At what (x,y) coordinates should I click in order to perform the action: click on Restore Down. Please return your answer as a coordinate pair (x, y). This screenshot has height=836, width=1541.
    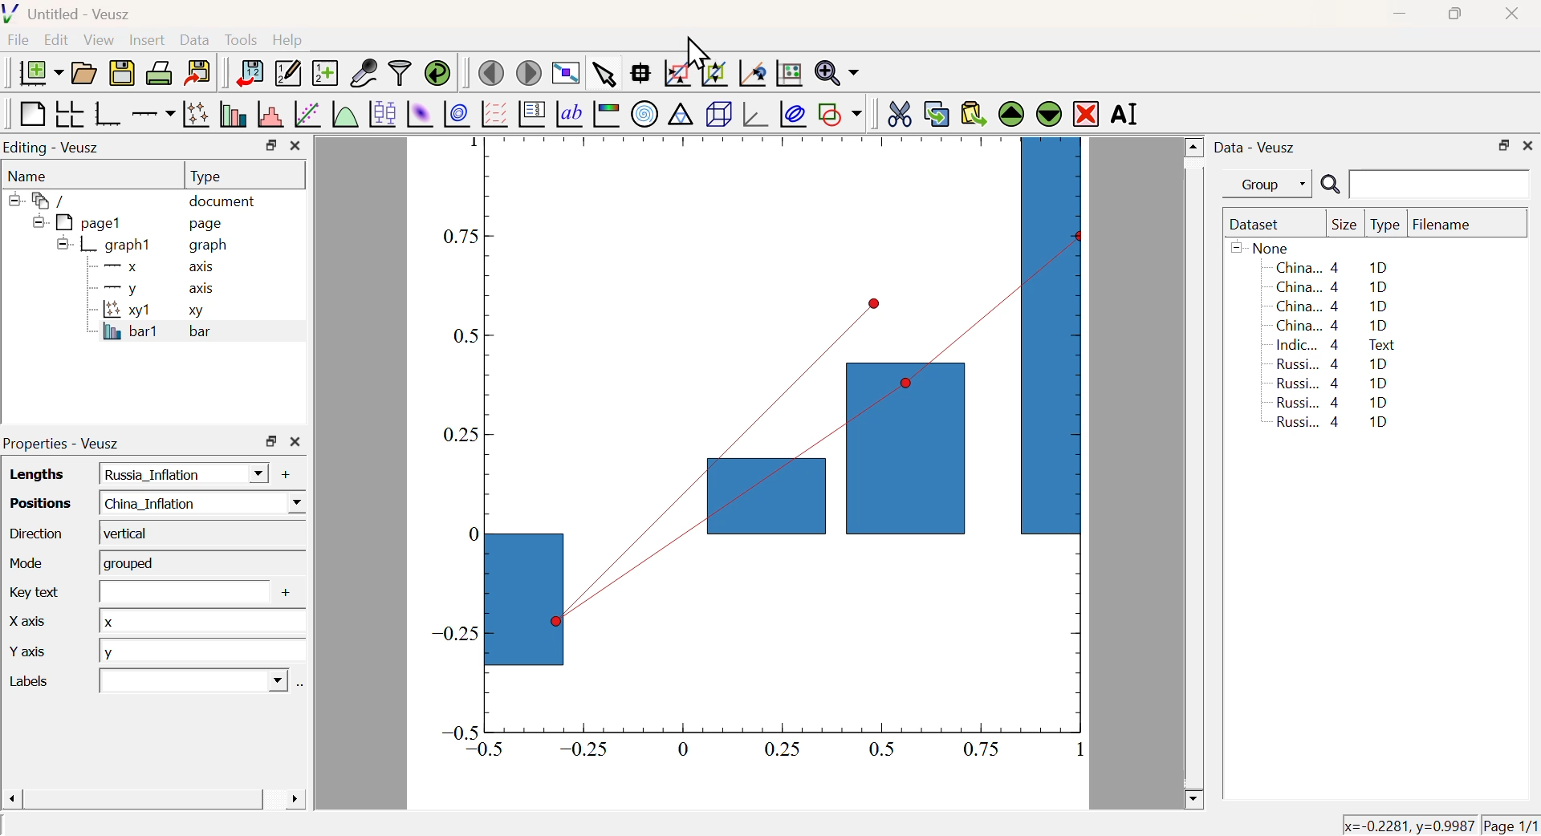
    Looking at the image, I should click on (270, 145).